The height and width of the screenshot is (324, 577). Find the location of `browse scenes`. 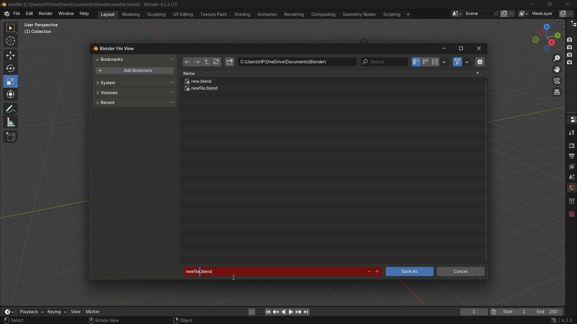

browse scenes is located at coordinates (456, 14).